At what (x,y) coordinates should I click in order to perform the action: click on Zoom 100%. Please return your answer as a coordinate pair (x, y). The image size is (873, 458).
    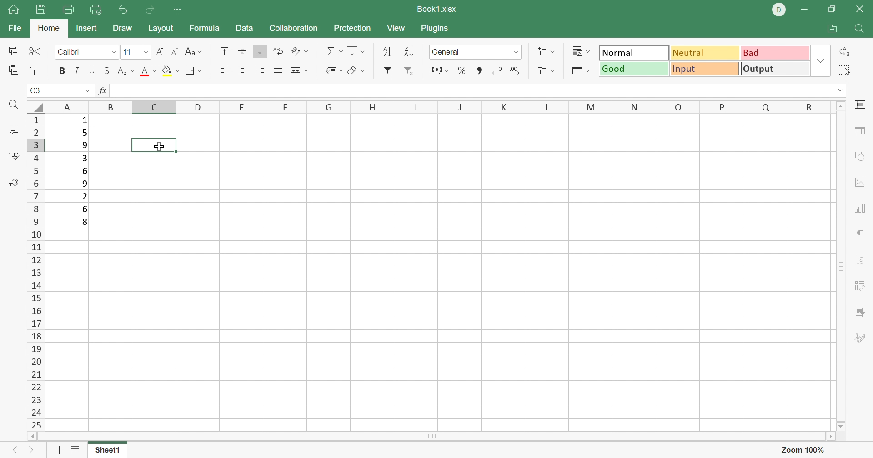
    Looking at the image, I should click on (803, 450).